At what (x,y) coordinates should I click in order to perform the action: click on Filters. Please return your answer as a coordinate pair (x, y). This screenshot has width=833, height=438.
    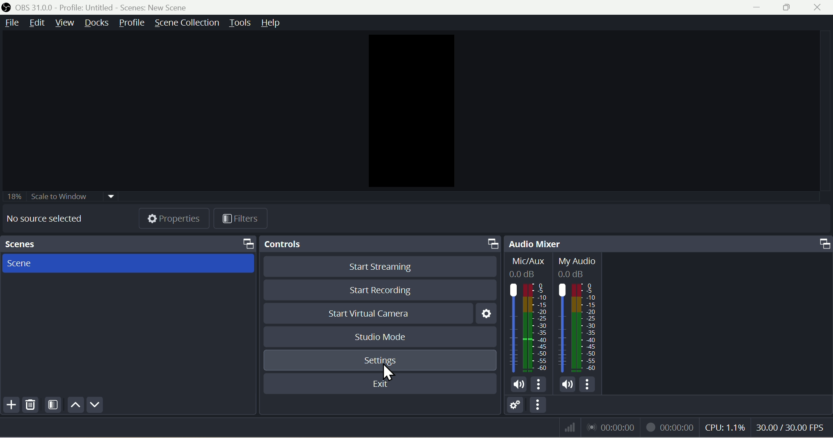
    Looking at the image, I should click on (240, 219).